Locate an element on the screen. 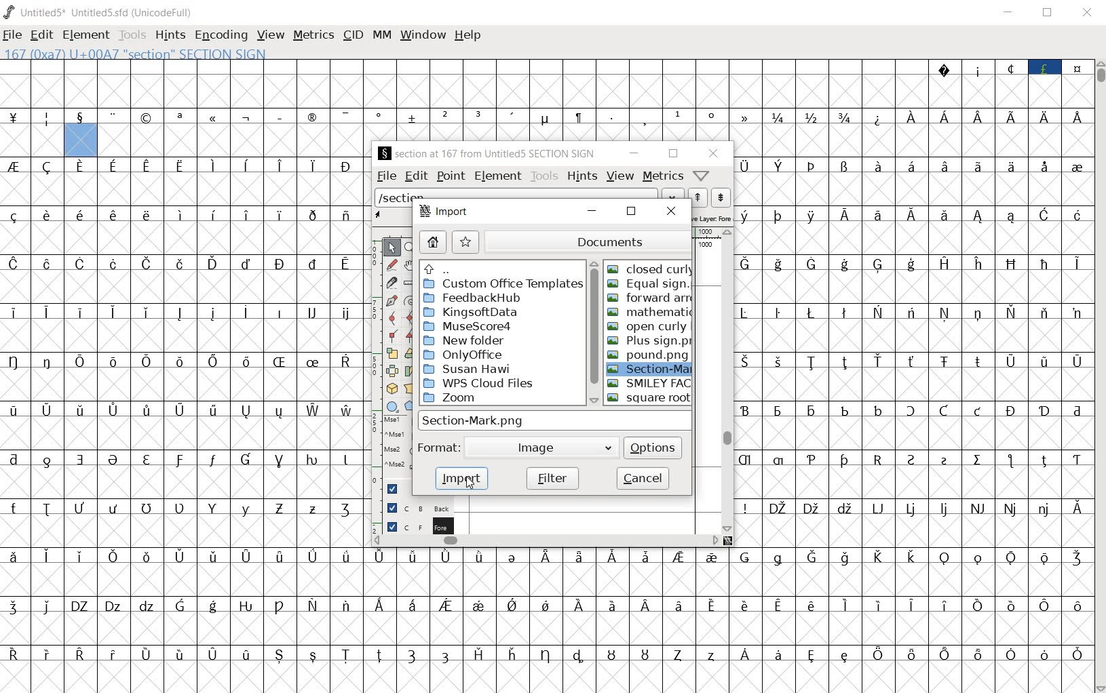 The width and height of the screenshot is (1106, 693). section-mark.png is located at coordinates (555, 422).